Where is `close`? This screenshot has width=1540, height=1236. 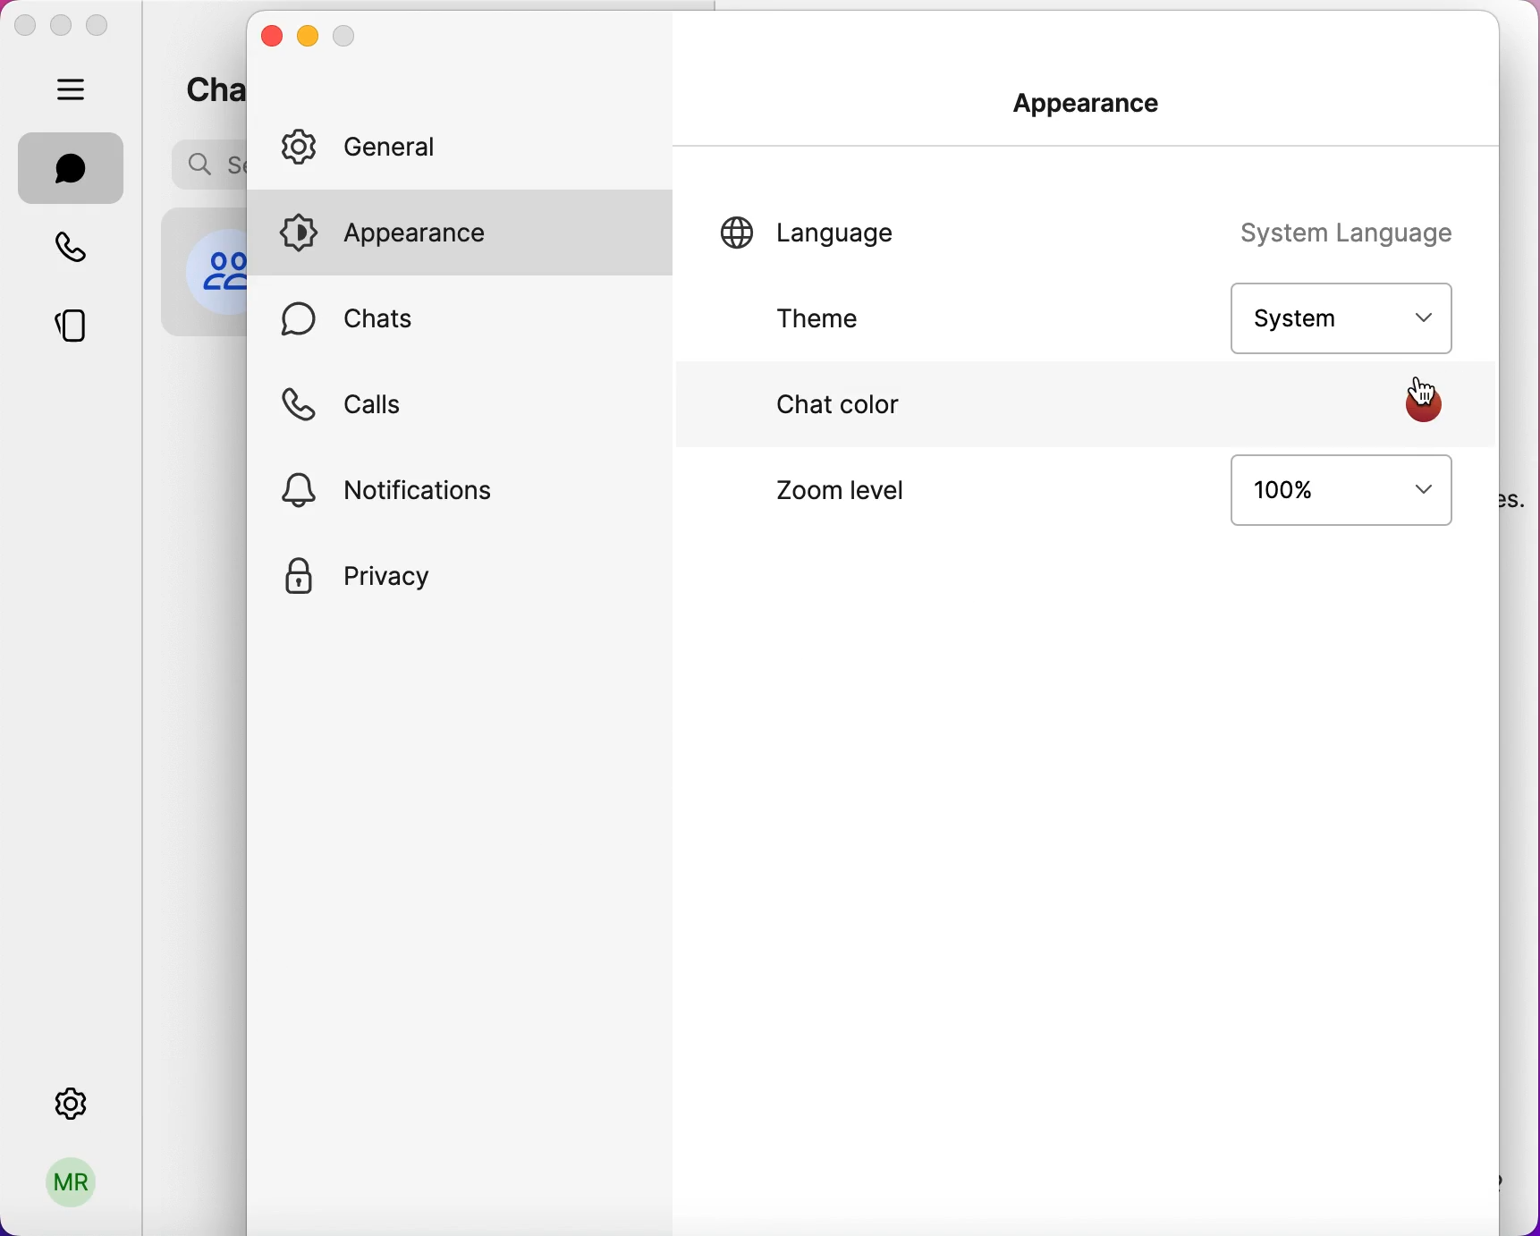
close is located at coordinates (24, 25).